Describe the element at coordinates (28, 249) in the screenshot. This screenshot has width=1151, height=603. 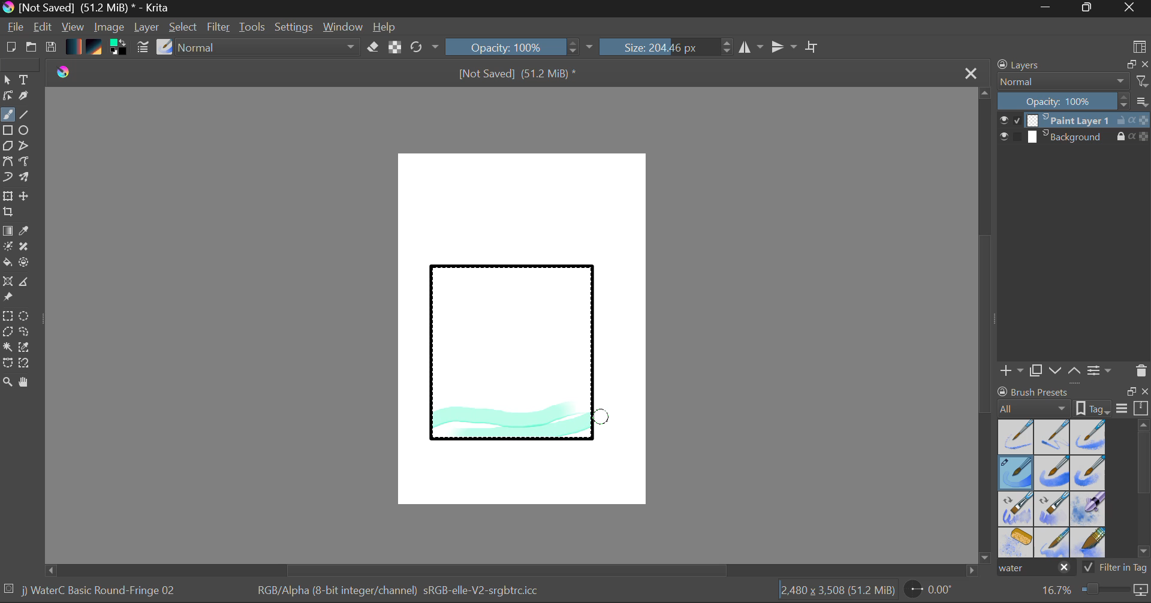
I see `Smart Patch Tool` at that location.